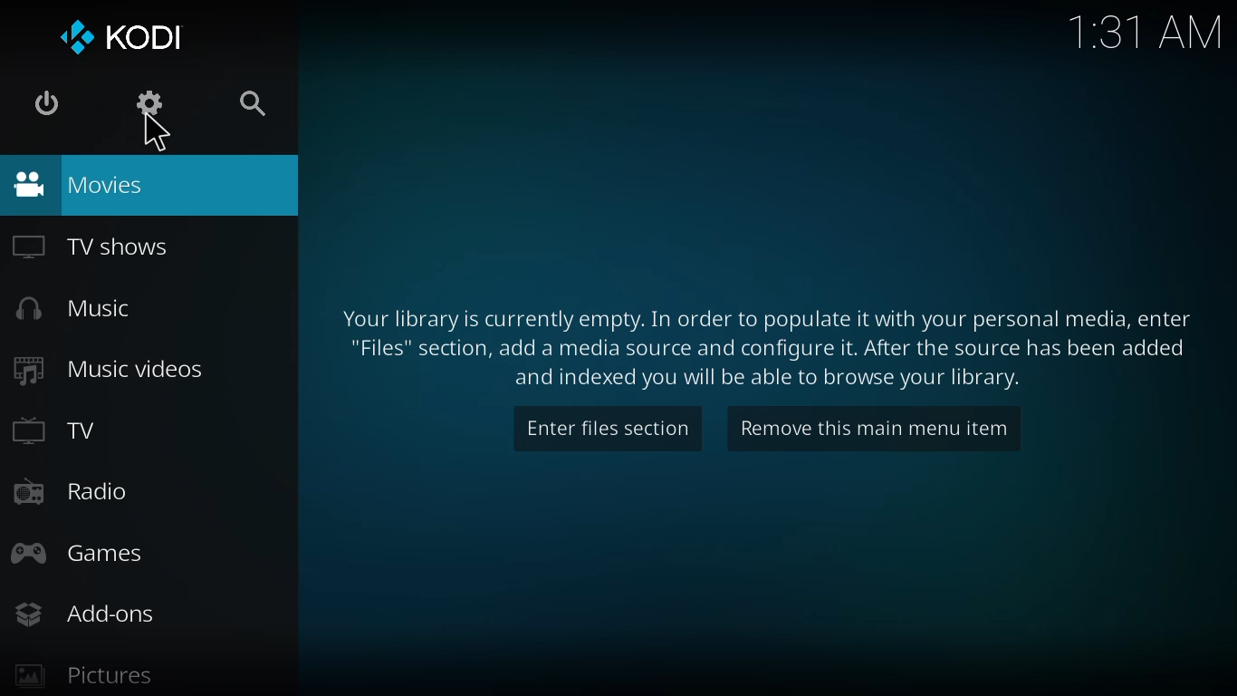 The image size is (1237, 696). What do you see at coordinates (82, 676) in the screenshot?
I see `pictures` at bounding box center [82, 676].